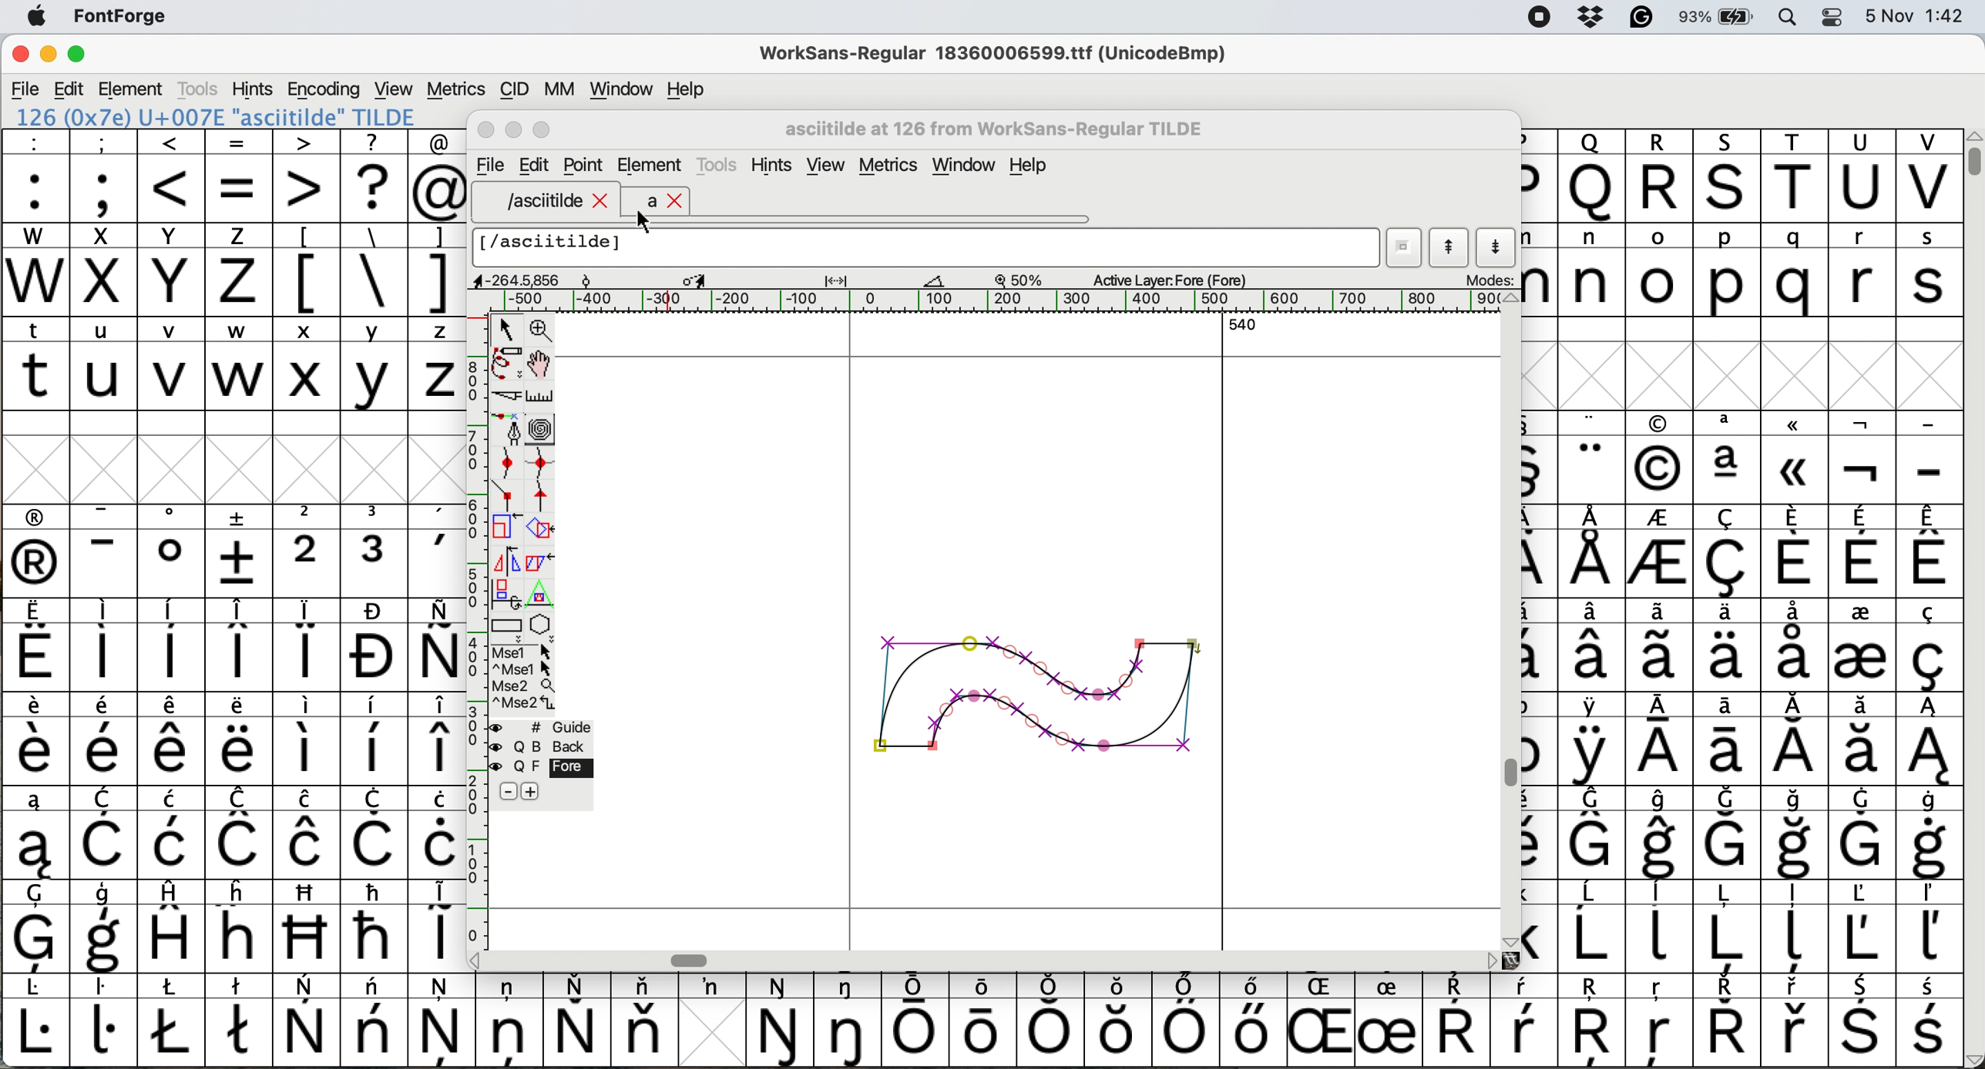 The width and height of the screenshot is (1985, 1069). What do you see at coordinates (508, 793) in the screenshot?
I see `remove` at bounding box center [508, 793].